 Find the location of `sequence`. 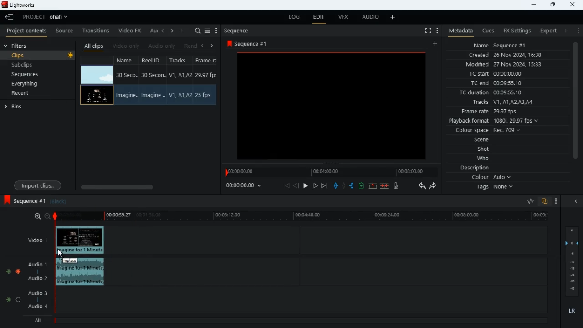

sequence is located at coordinates (25, 200).